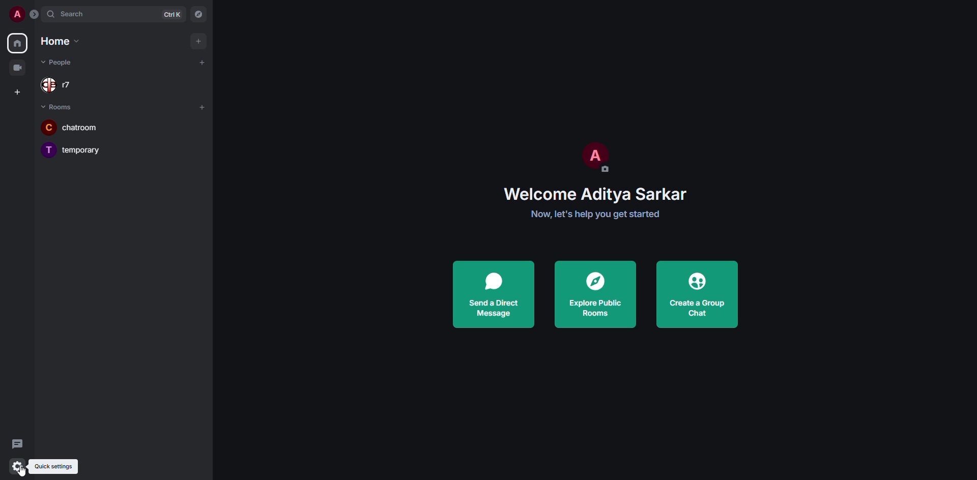 The width and height of the screenshot is (977, 480). I want to click on welcome, so click(596, 196).